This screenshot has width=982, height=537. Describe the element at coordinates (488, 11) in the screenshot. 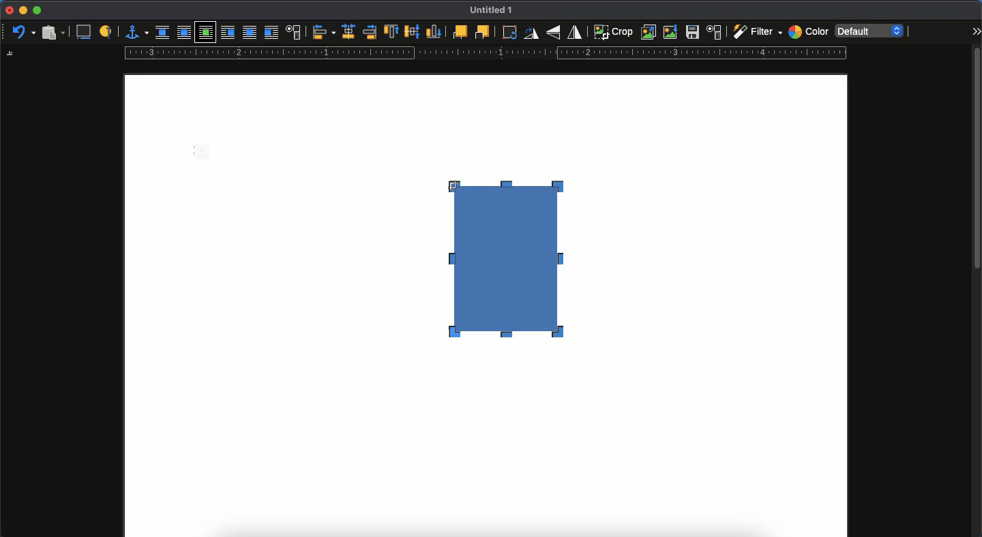

I see `untitled` at that location.